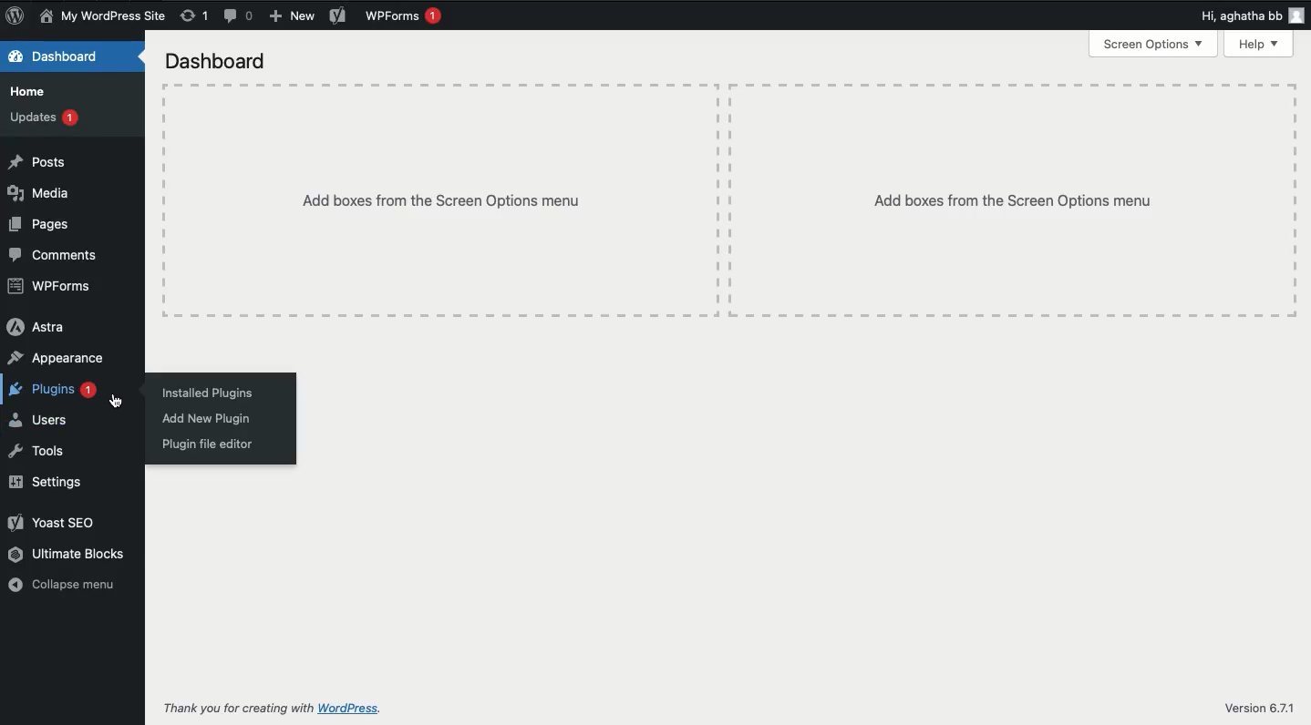 The height and width of the screenshot is (725, 1311). Describe the element at coordinates (39, 224) in the screenshot. I see `Pages` at that location.